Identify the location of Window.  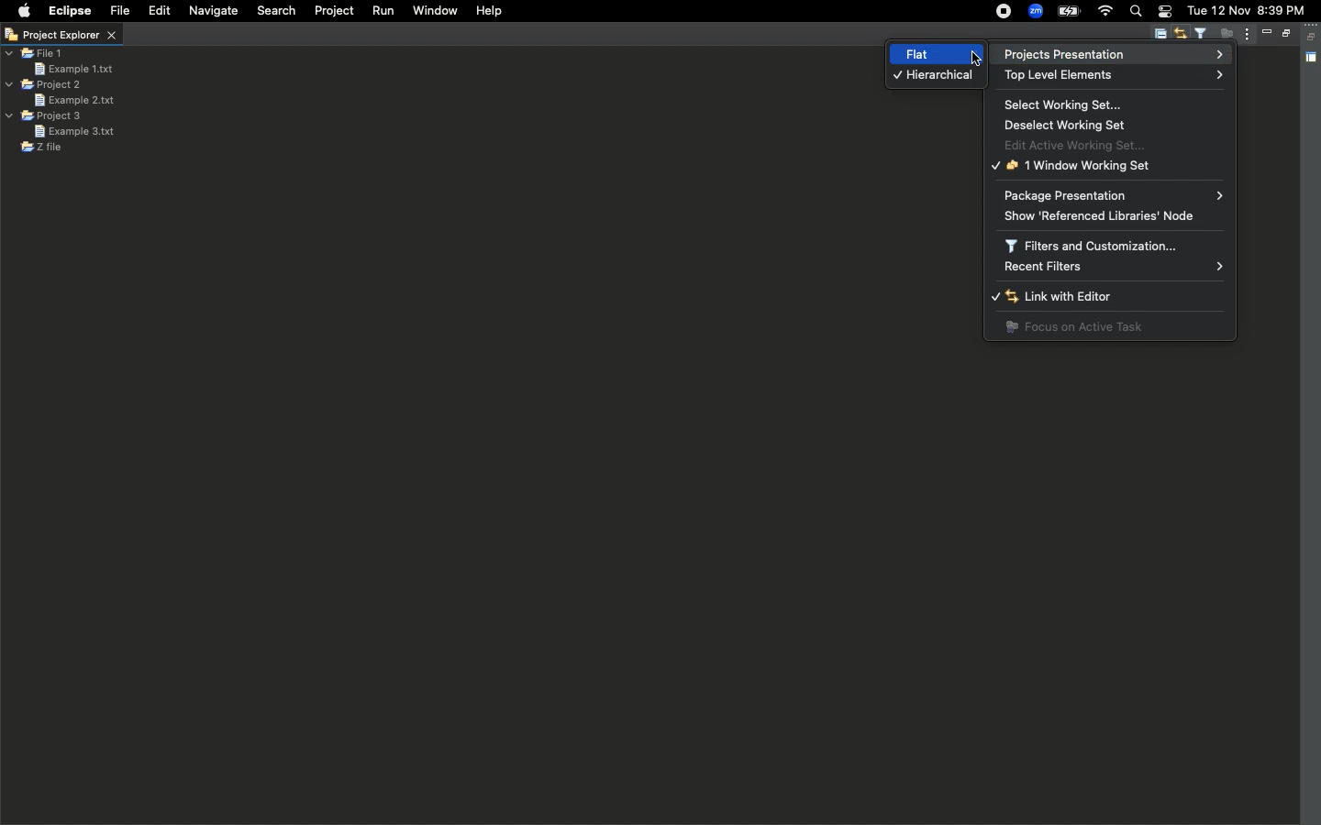
(434, 13).